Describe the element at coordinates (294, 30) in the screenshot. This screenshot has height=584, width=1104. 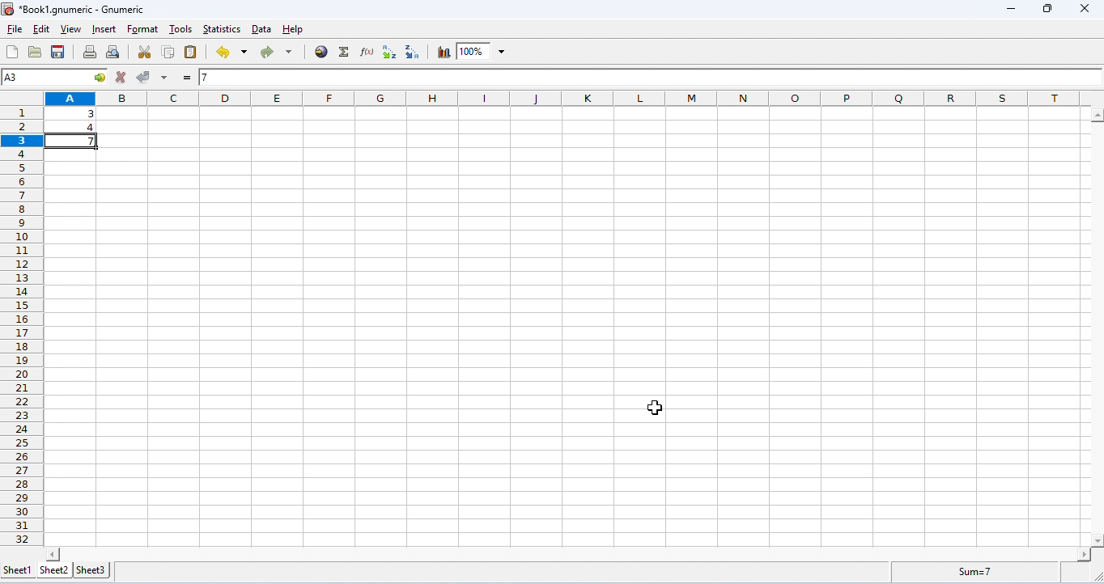
I see `help` at that location.